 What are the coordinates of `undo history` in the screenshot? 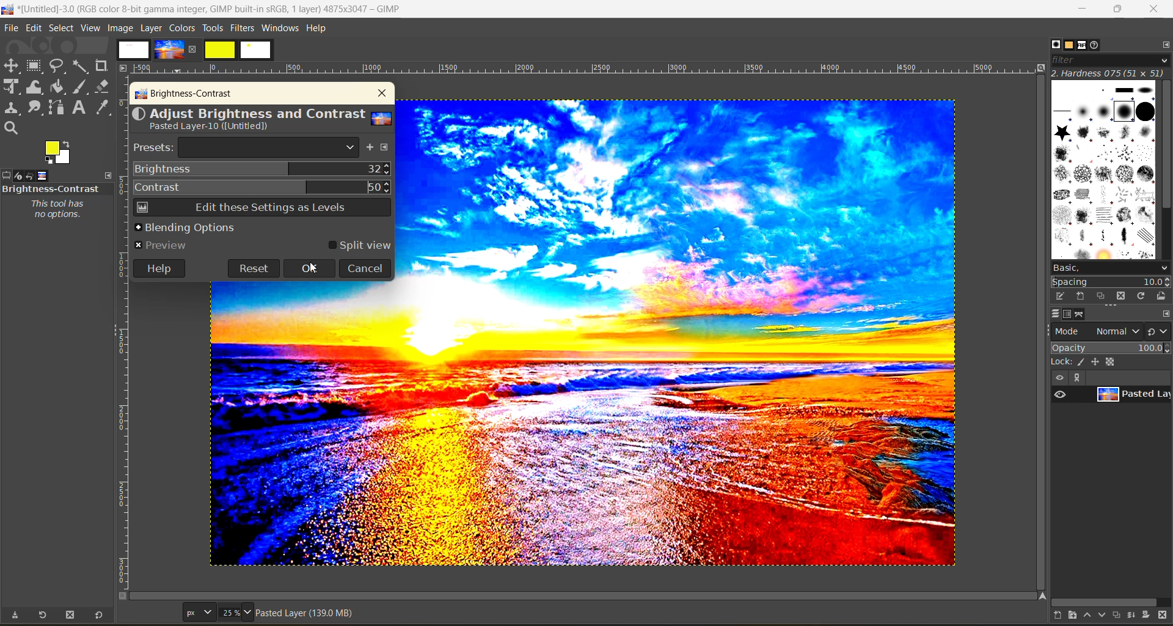 It's located at (29, 176).